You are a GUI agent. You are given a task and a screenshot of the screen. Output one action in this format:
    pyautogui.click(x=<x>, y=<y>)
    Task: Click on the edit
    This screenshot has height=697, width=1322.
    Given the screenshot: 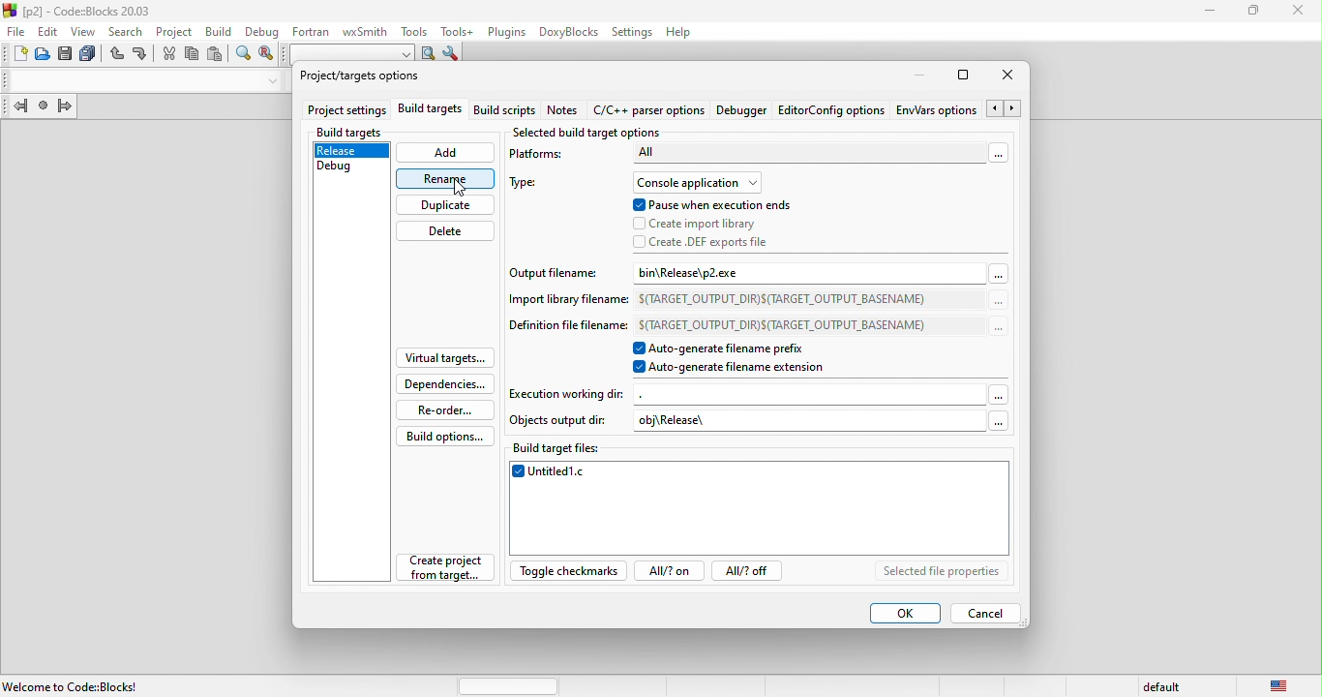 What is the action you would take?
    pyautogui.click(x=48, y=31)
    